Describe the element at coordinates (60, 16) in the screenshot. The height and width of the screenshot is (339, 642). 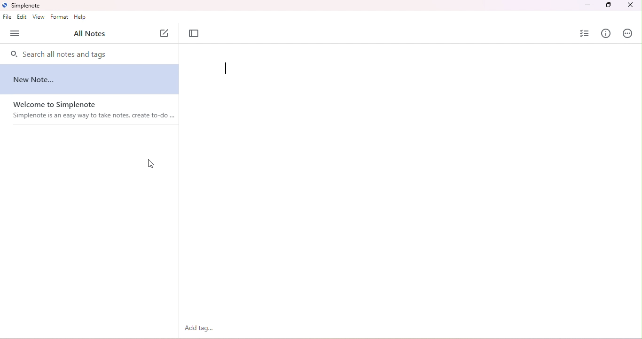
I see `format` at that location.